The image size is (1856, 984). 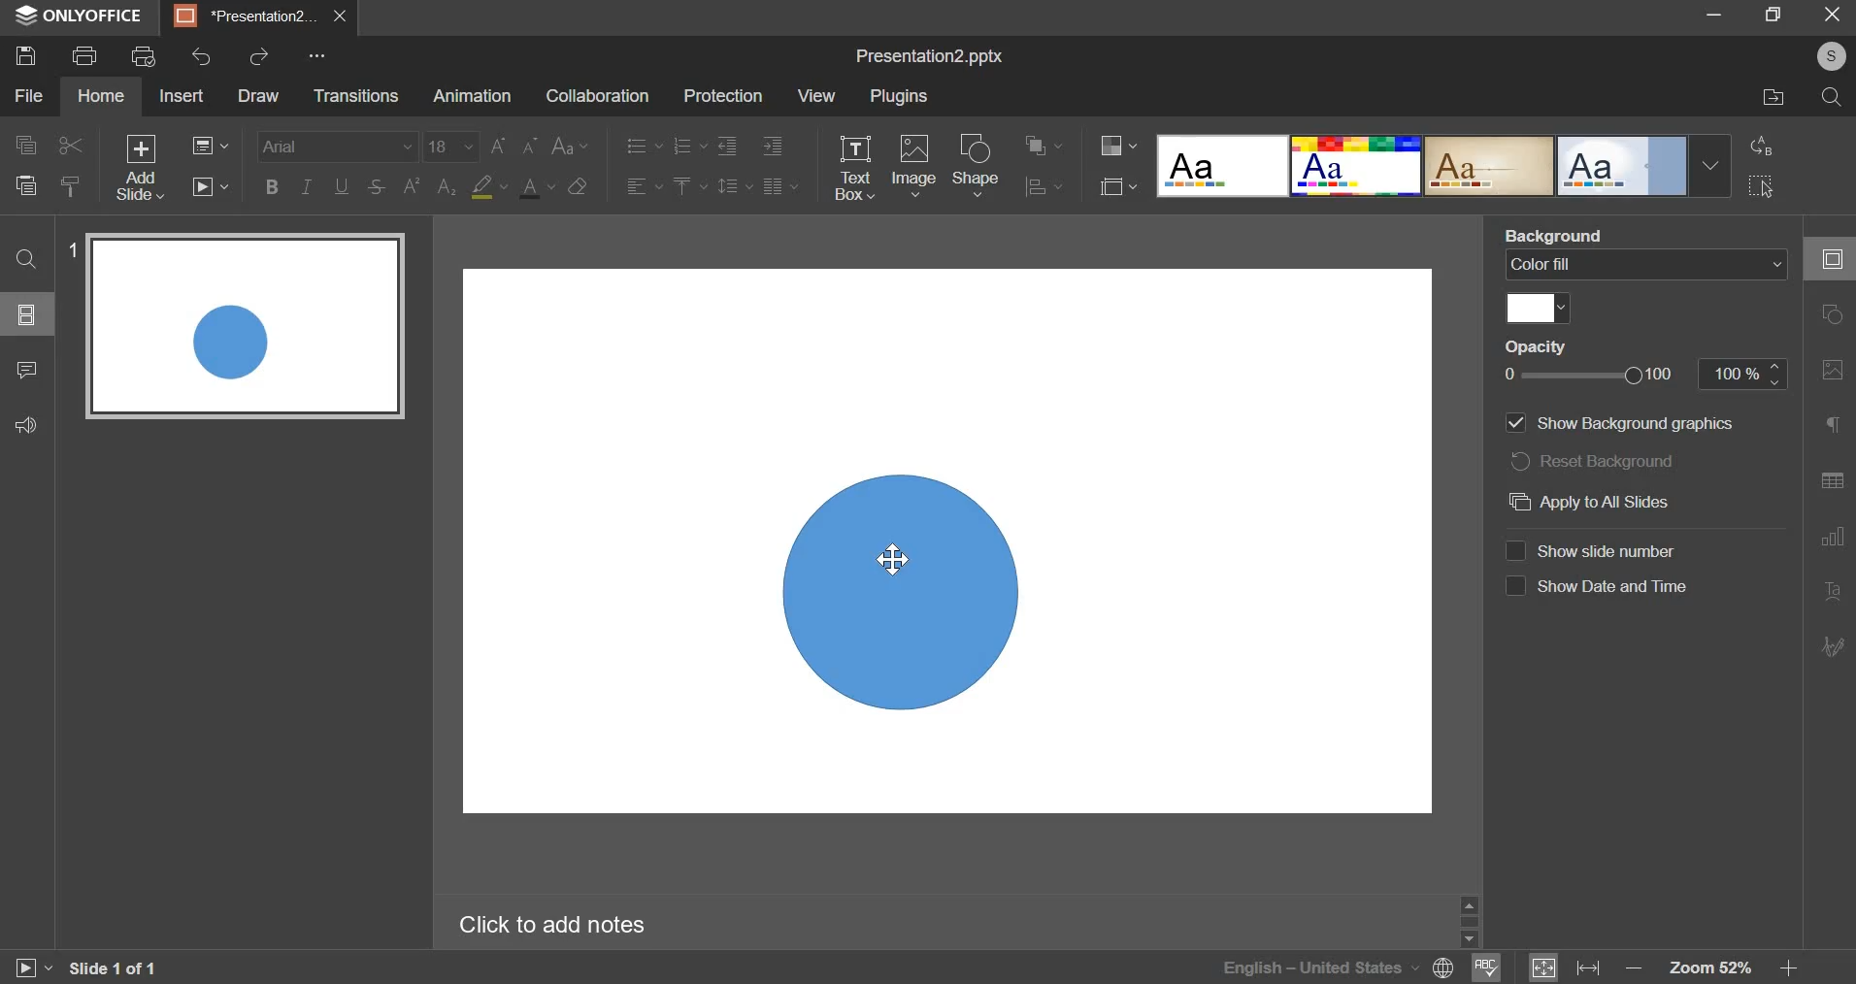 I want to click on play, so click(x=24, y=967).